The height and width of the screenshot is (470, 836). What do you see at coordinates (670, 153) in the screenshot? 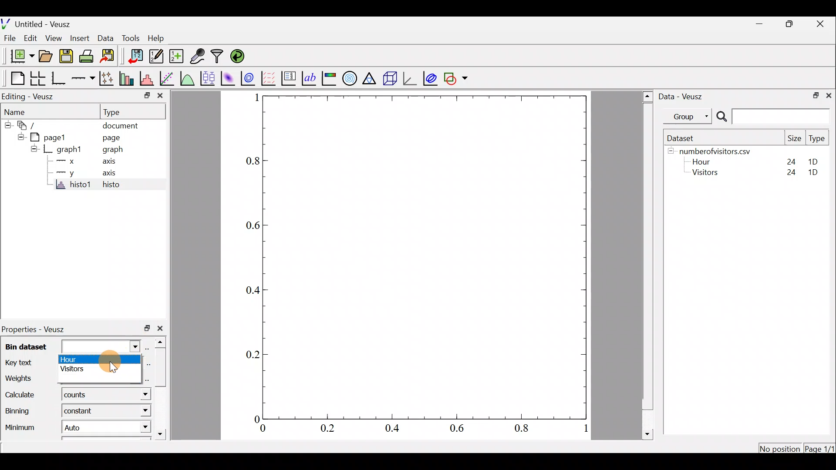
I see `hide sub menu` at bounding box center [670, 153].